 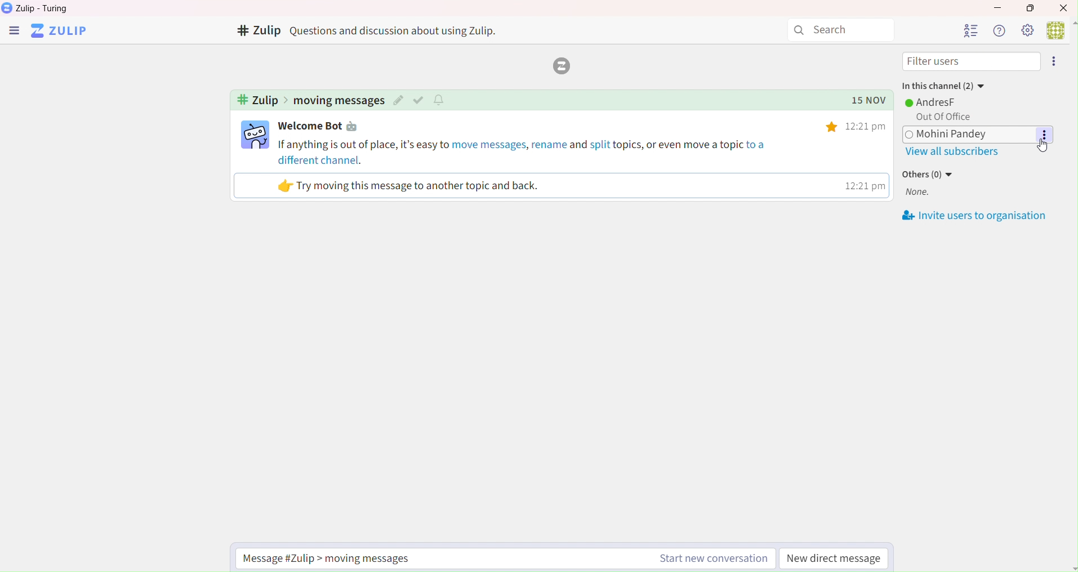 What do you see at coordinates (1064, 7) in the screenshot?
I see `Close` at bounding box center [1064, 7].